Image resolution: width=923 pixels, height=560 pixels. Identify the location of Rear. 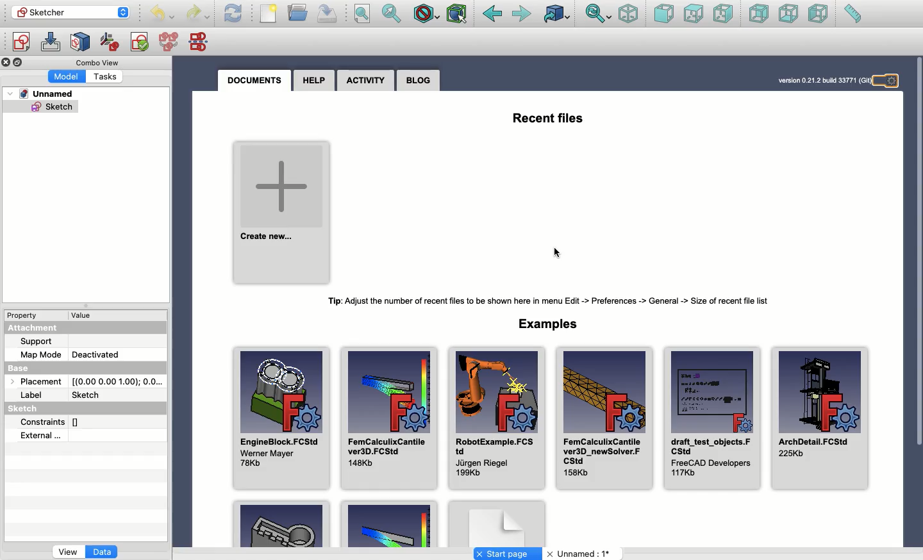
(758, 15).